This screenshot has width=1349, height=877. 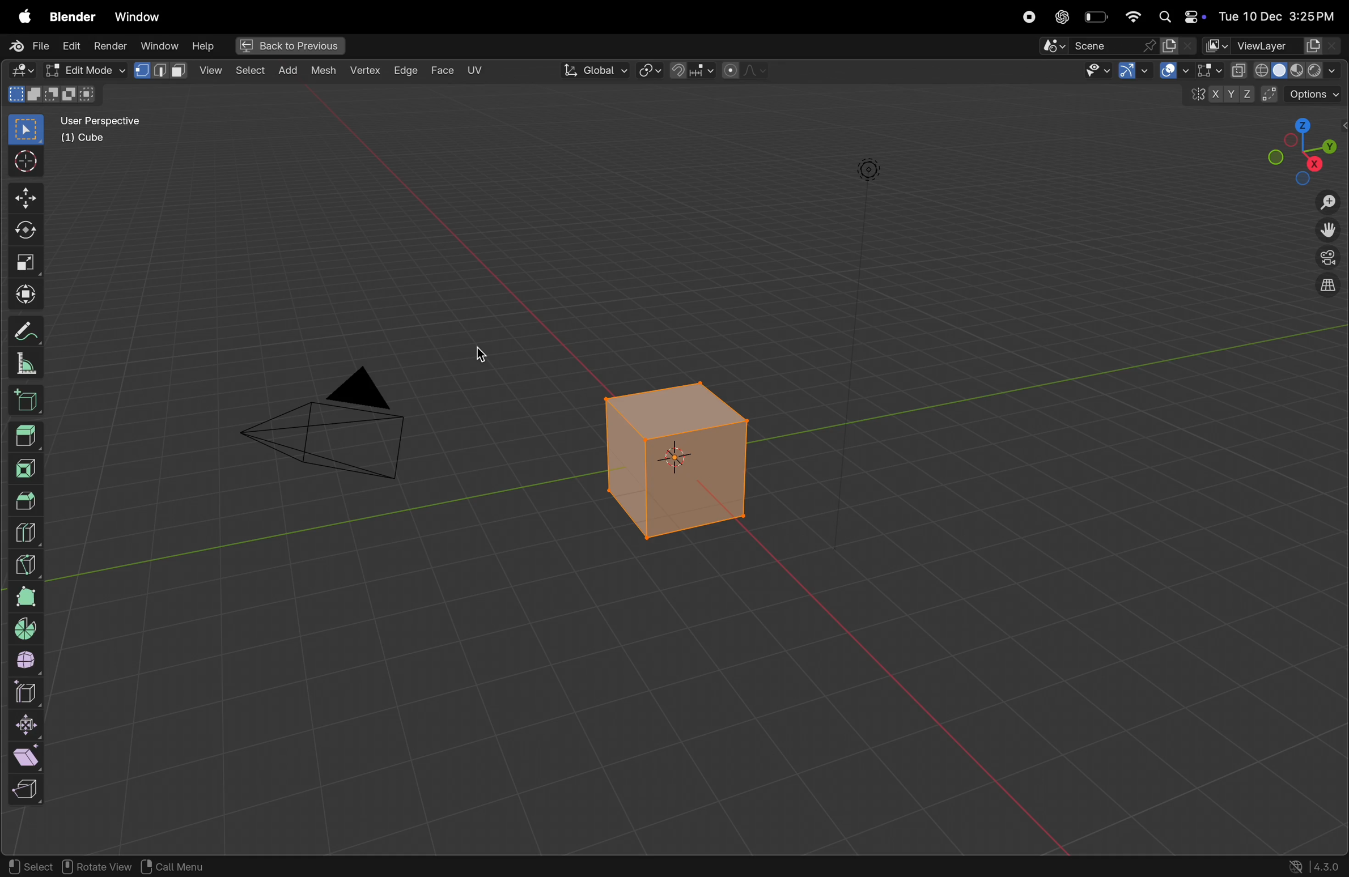 I want to click on 3d cube, so click(x=28, y=403).